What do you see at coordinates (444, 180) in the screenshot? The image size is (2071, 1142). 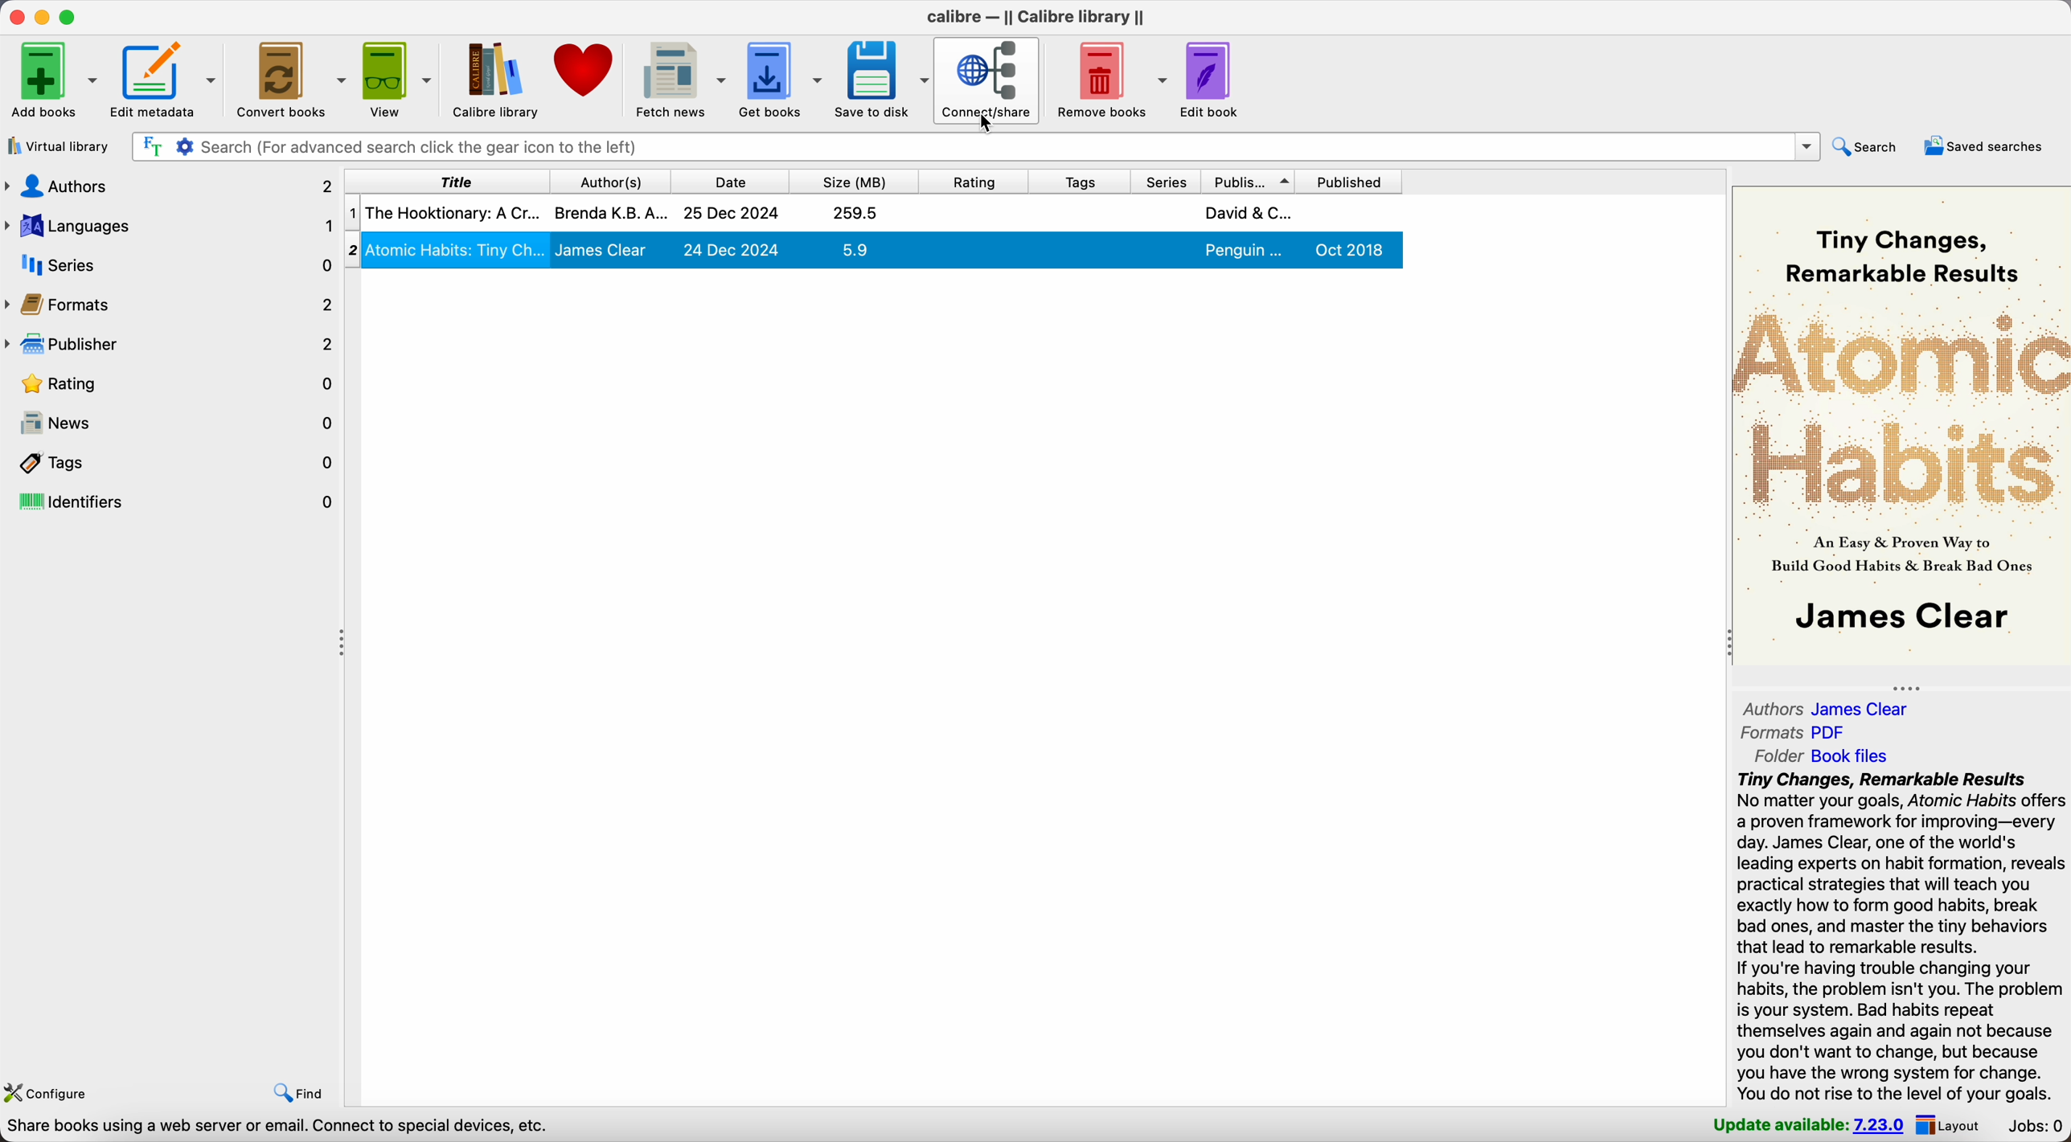 I see `title` at bounding box center [444, 180].